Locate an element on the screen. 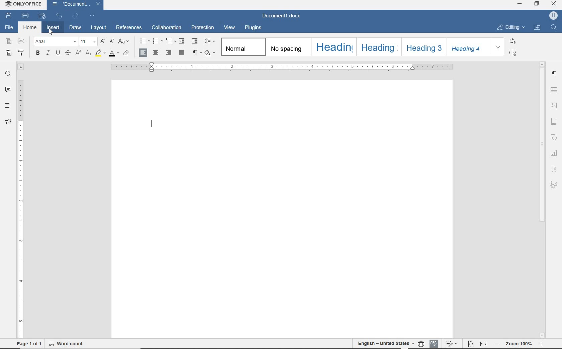 This screenshot has width=562, height=349. comments is located at coordinates (8, 90).